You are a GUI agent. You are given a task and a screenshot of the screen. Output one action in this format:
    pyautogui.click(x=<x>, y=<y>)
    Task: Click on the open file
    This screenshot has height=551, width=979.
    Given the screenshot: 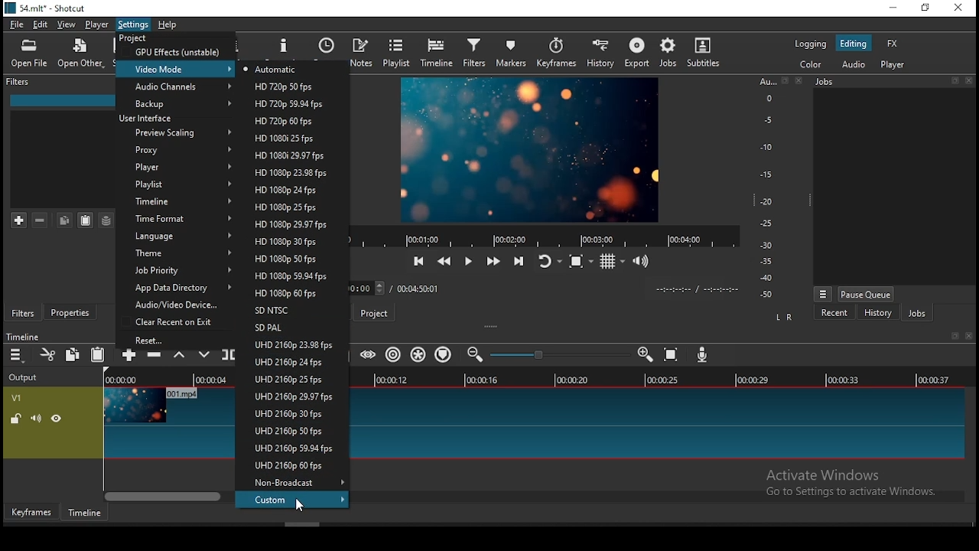 What is the action you would take?
    pyautogui.click(x=29, y=56)
    